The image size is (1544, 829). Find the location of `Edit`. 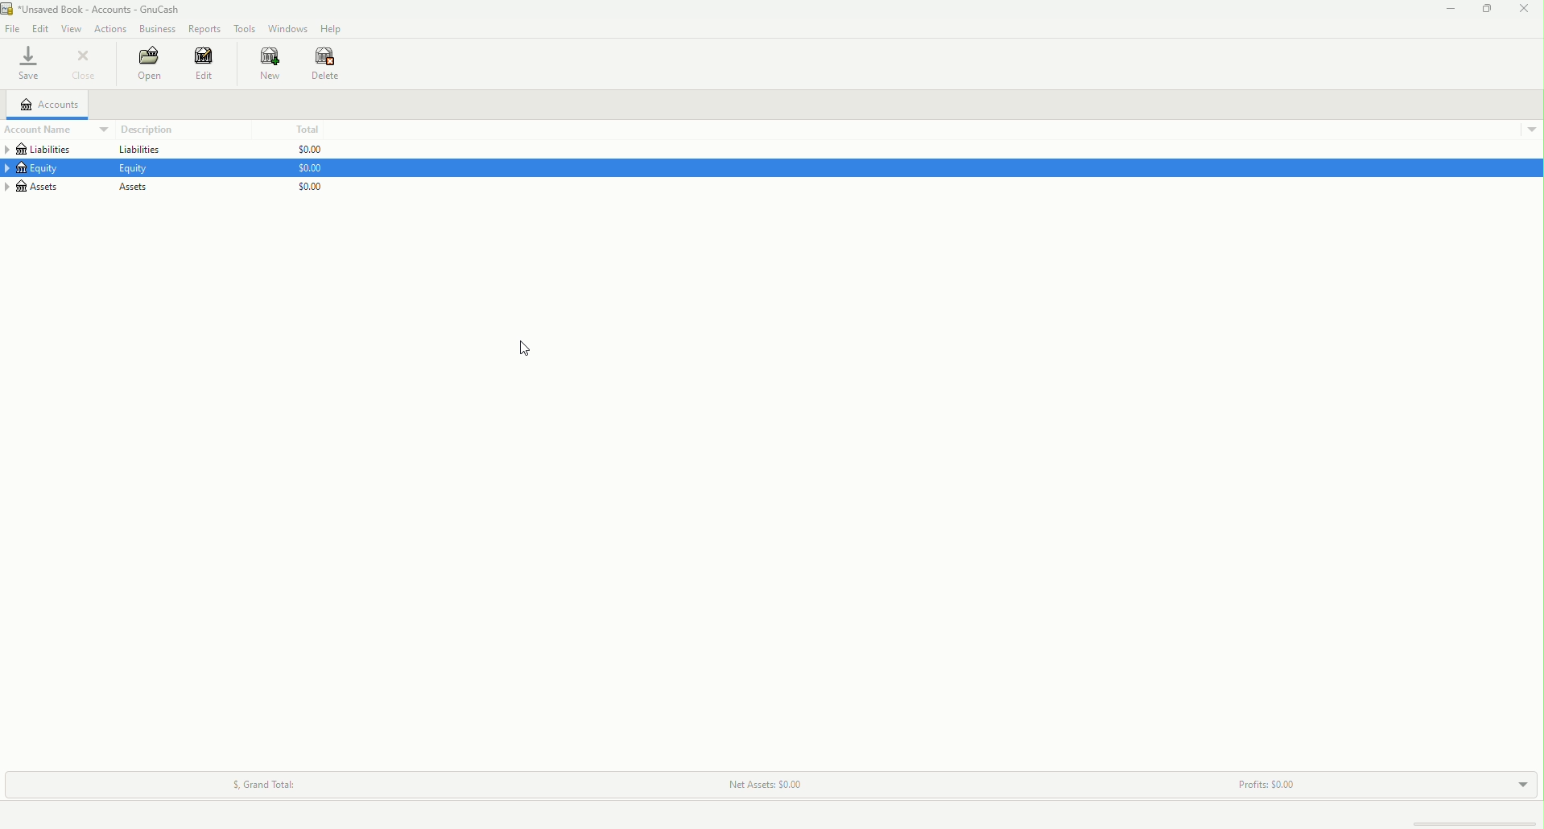

Edit is located at coordinates (208, 65).